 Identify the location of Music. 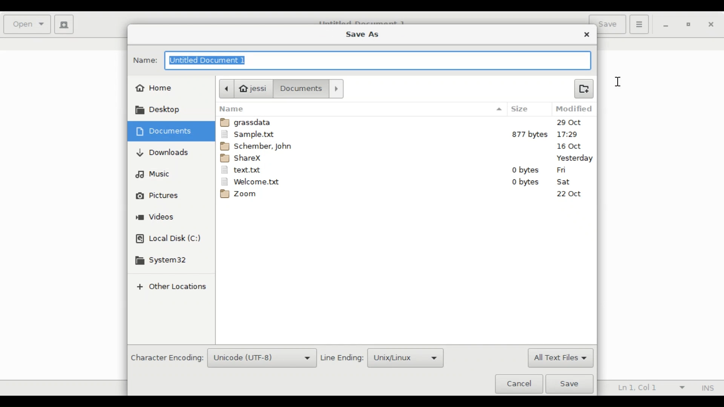
(153, 174).